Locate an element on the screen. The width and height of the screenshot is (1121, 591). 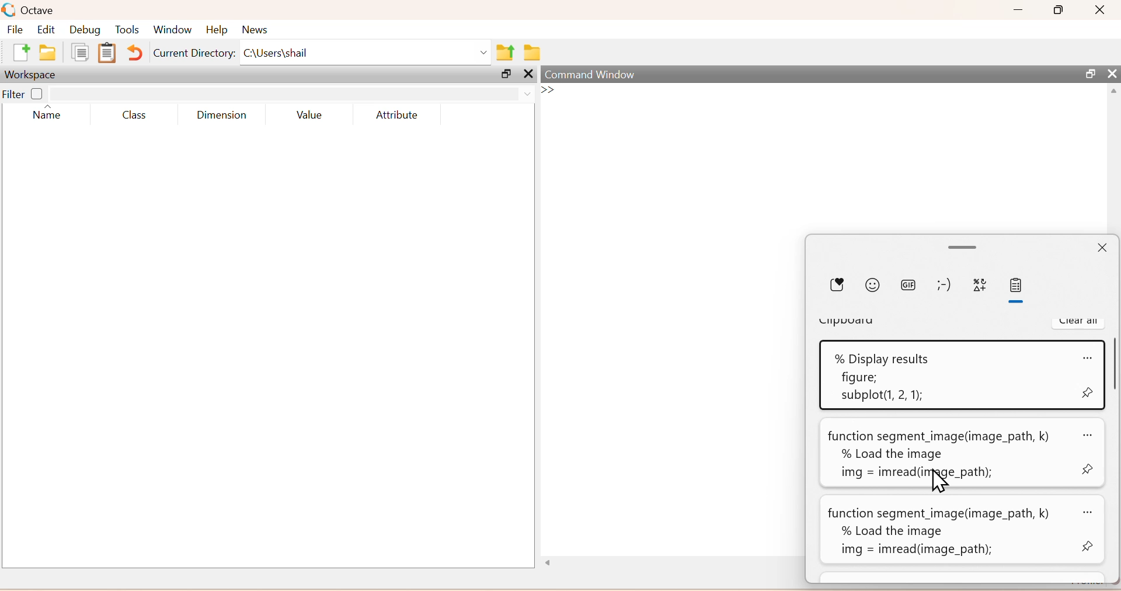
function segment_image(image_path, k) ao% Load the imageimg = imread(infege_path);  is located at coordinates (962, 453).